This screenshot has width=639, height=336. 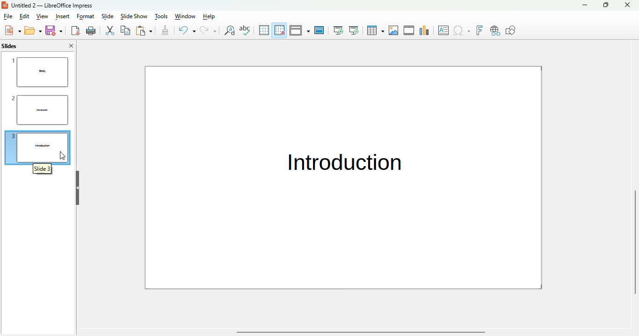 What do you see at coordinates (108, 16) in the screenshot?
I see `slide` at bounding box center [108, 16].